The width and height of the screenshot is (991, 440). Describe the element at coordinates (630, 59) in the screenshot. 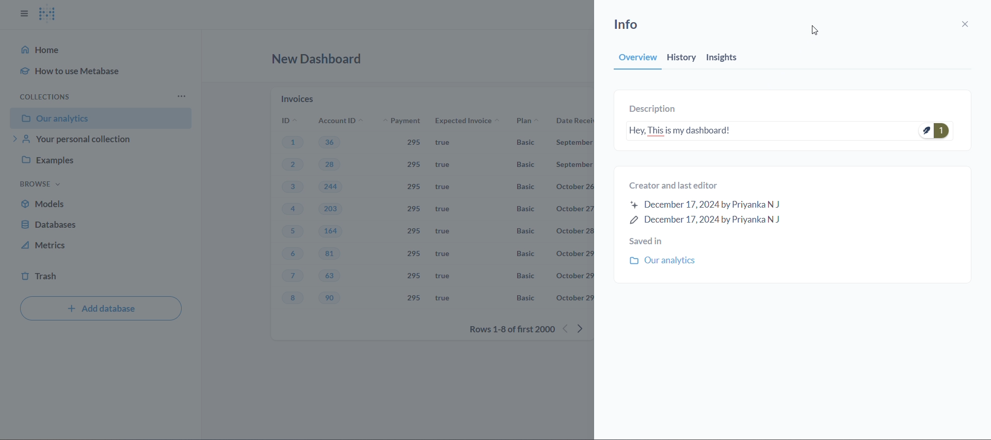

I see `overview` at that location.